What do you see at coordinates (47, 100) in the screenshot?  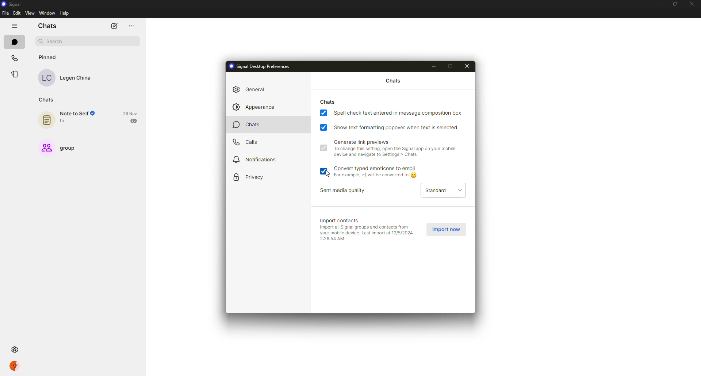 I see `chats` at bounding box center [47, 100].